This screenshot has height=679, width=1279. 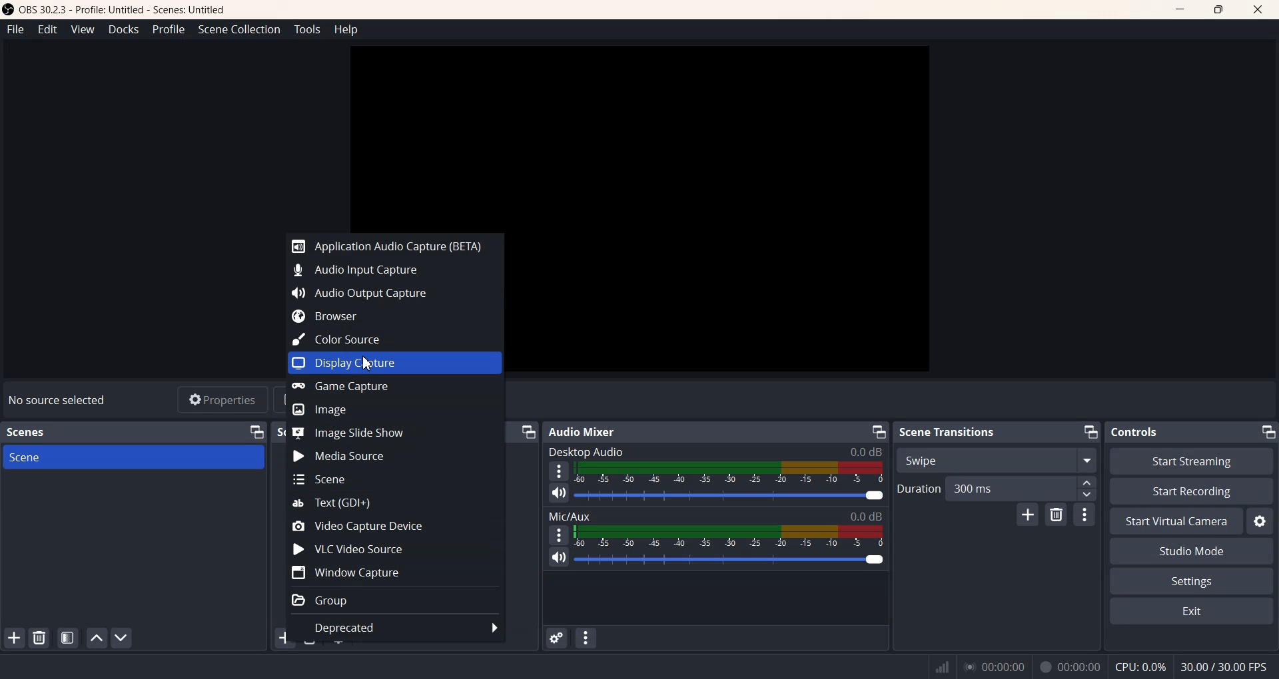 I want to click on Docks, so click(x=123, y=29).